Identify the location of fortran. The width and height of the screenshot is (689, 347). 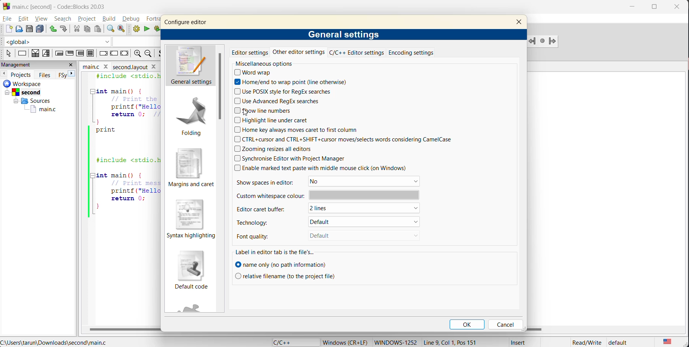
(153, 19).